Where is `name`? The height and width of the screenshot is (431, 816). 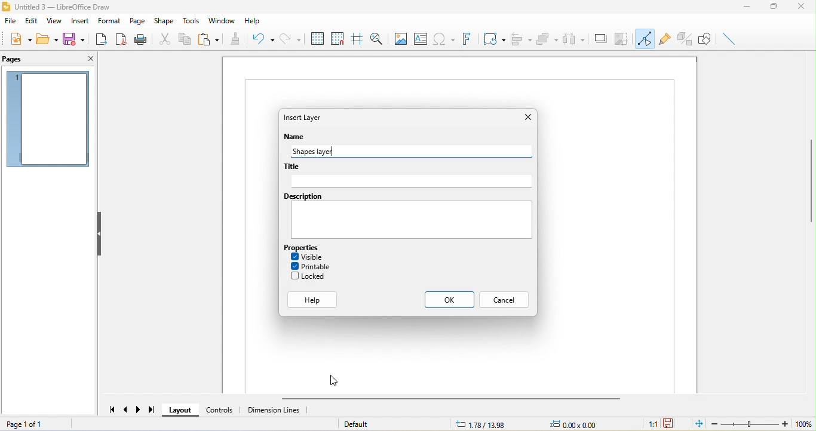
name is located at coordinates (297, 137).